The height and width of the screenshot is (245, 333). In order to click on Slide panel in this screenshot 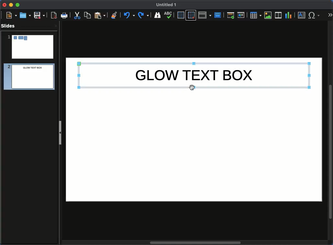, I will do `click(60, 133)`.